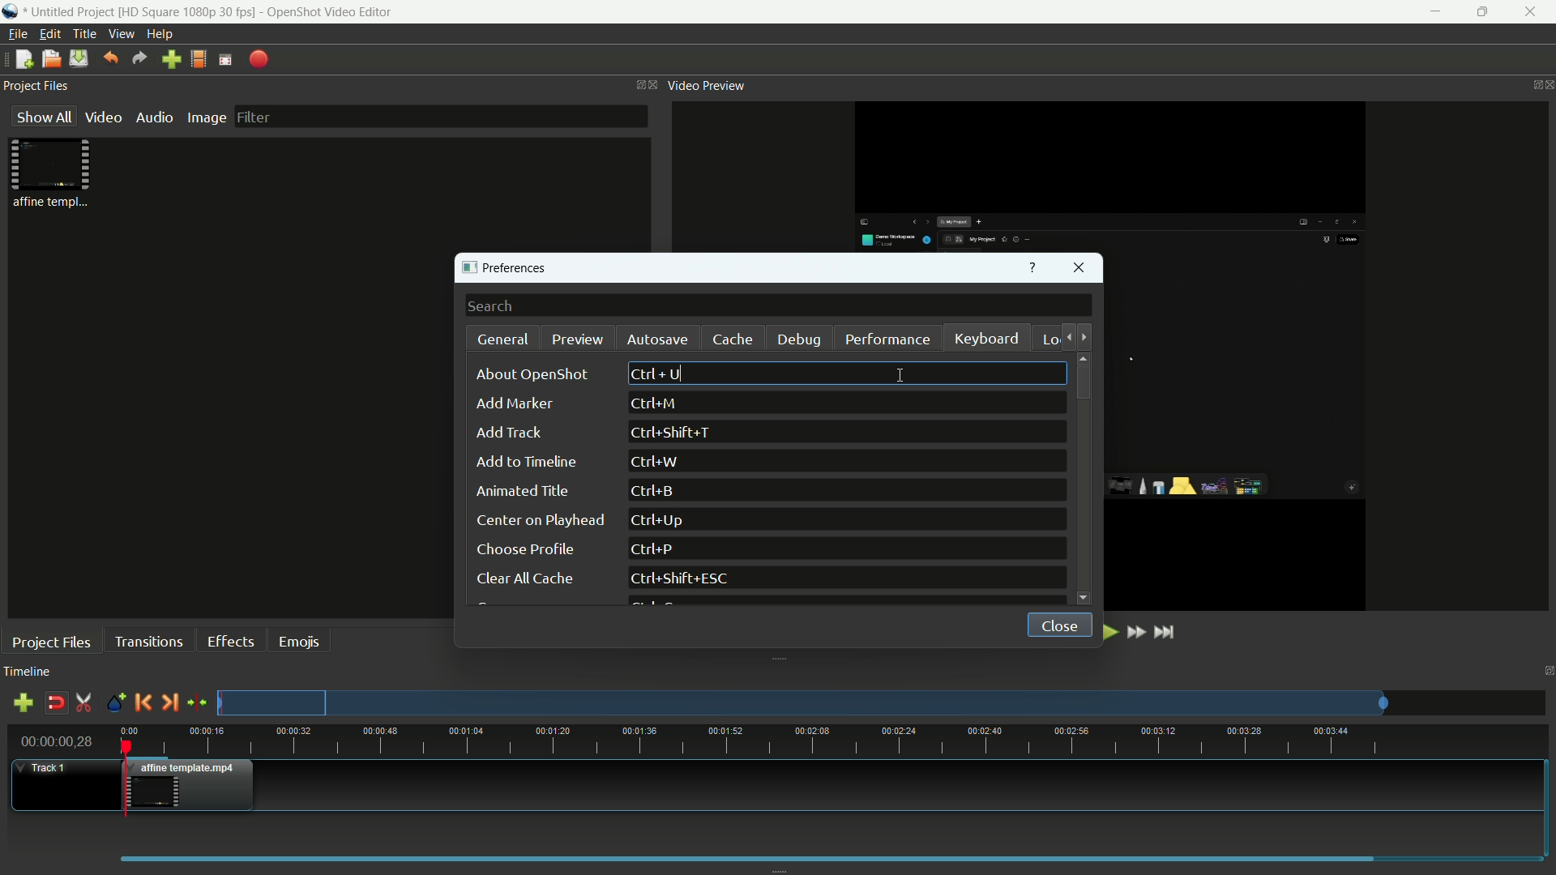 The height and width of the screenshot is (875, 1556). What do you see at coordinates (233, 641) in the screenshot?
I see `effects` at bounding box center [233, 641].